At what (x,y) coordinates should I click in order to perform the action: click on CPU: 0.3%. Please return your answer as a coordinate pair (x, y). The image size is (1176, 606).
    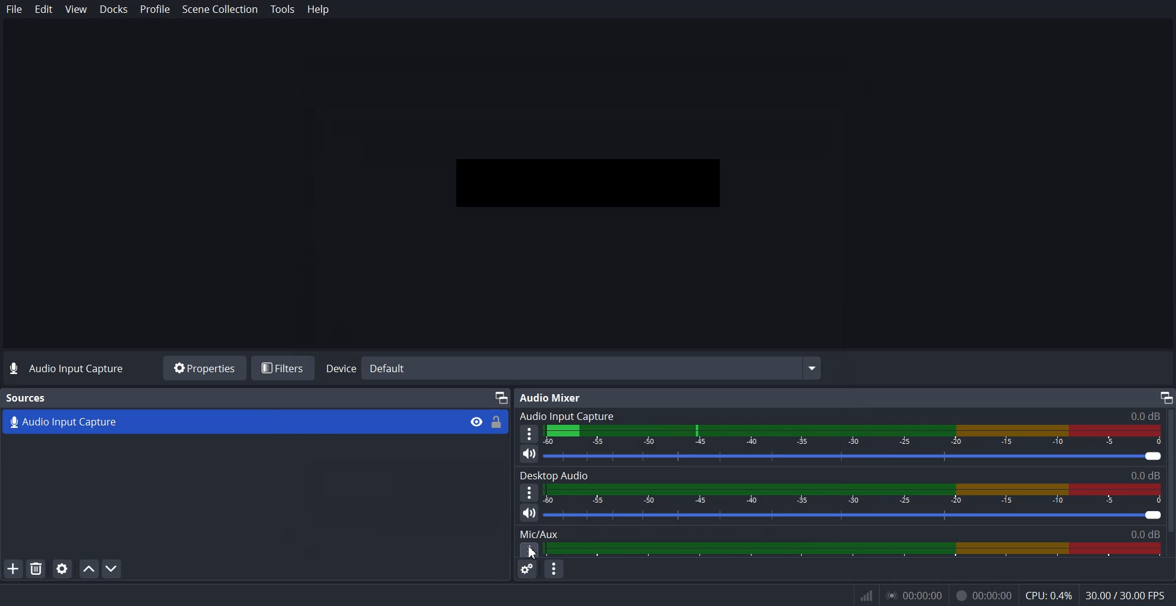
    Looking at the image, I should click on (1048, 597).